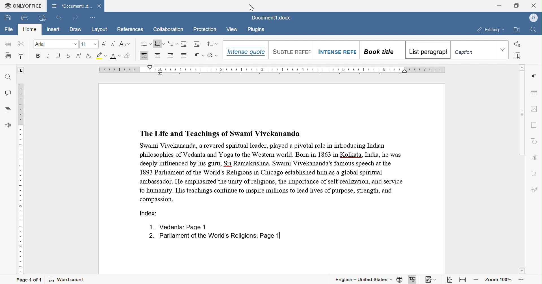 The image size is (542, 284). What do you see at coordinates (534, 191) in the screenshot?
I see `signature settings` at bounding box center [534, 191].